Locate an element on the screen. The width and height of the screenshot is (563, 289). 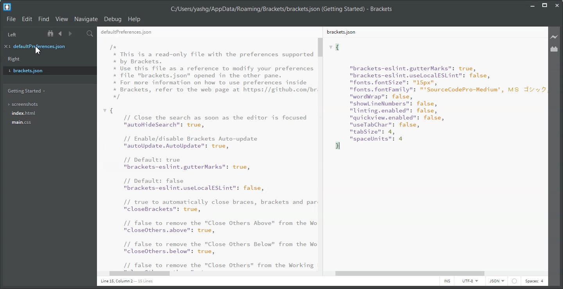
File is located at coordinates (11, 19).